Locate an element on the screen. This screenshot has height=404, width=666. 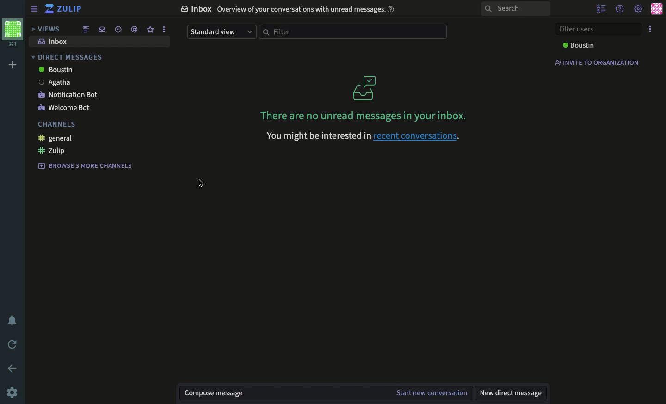
new direct message is located at coordinates (510, 392).